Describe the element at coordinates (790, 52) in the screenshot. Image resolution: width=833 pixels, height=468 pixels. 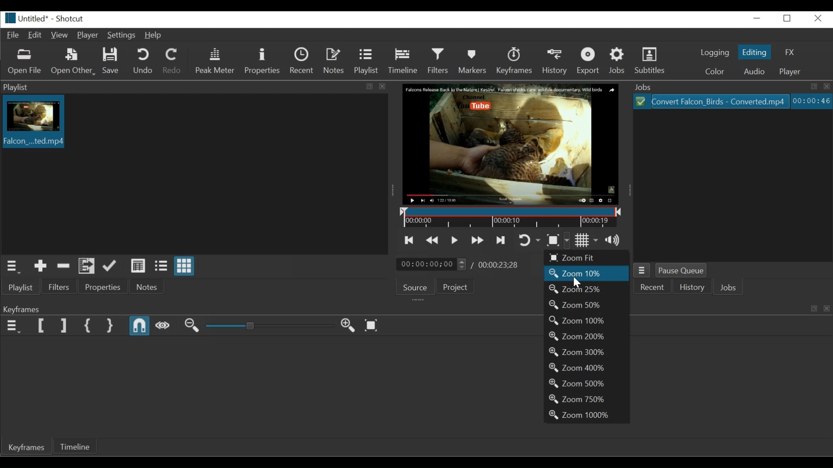
I see `FZ` at that location.